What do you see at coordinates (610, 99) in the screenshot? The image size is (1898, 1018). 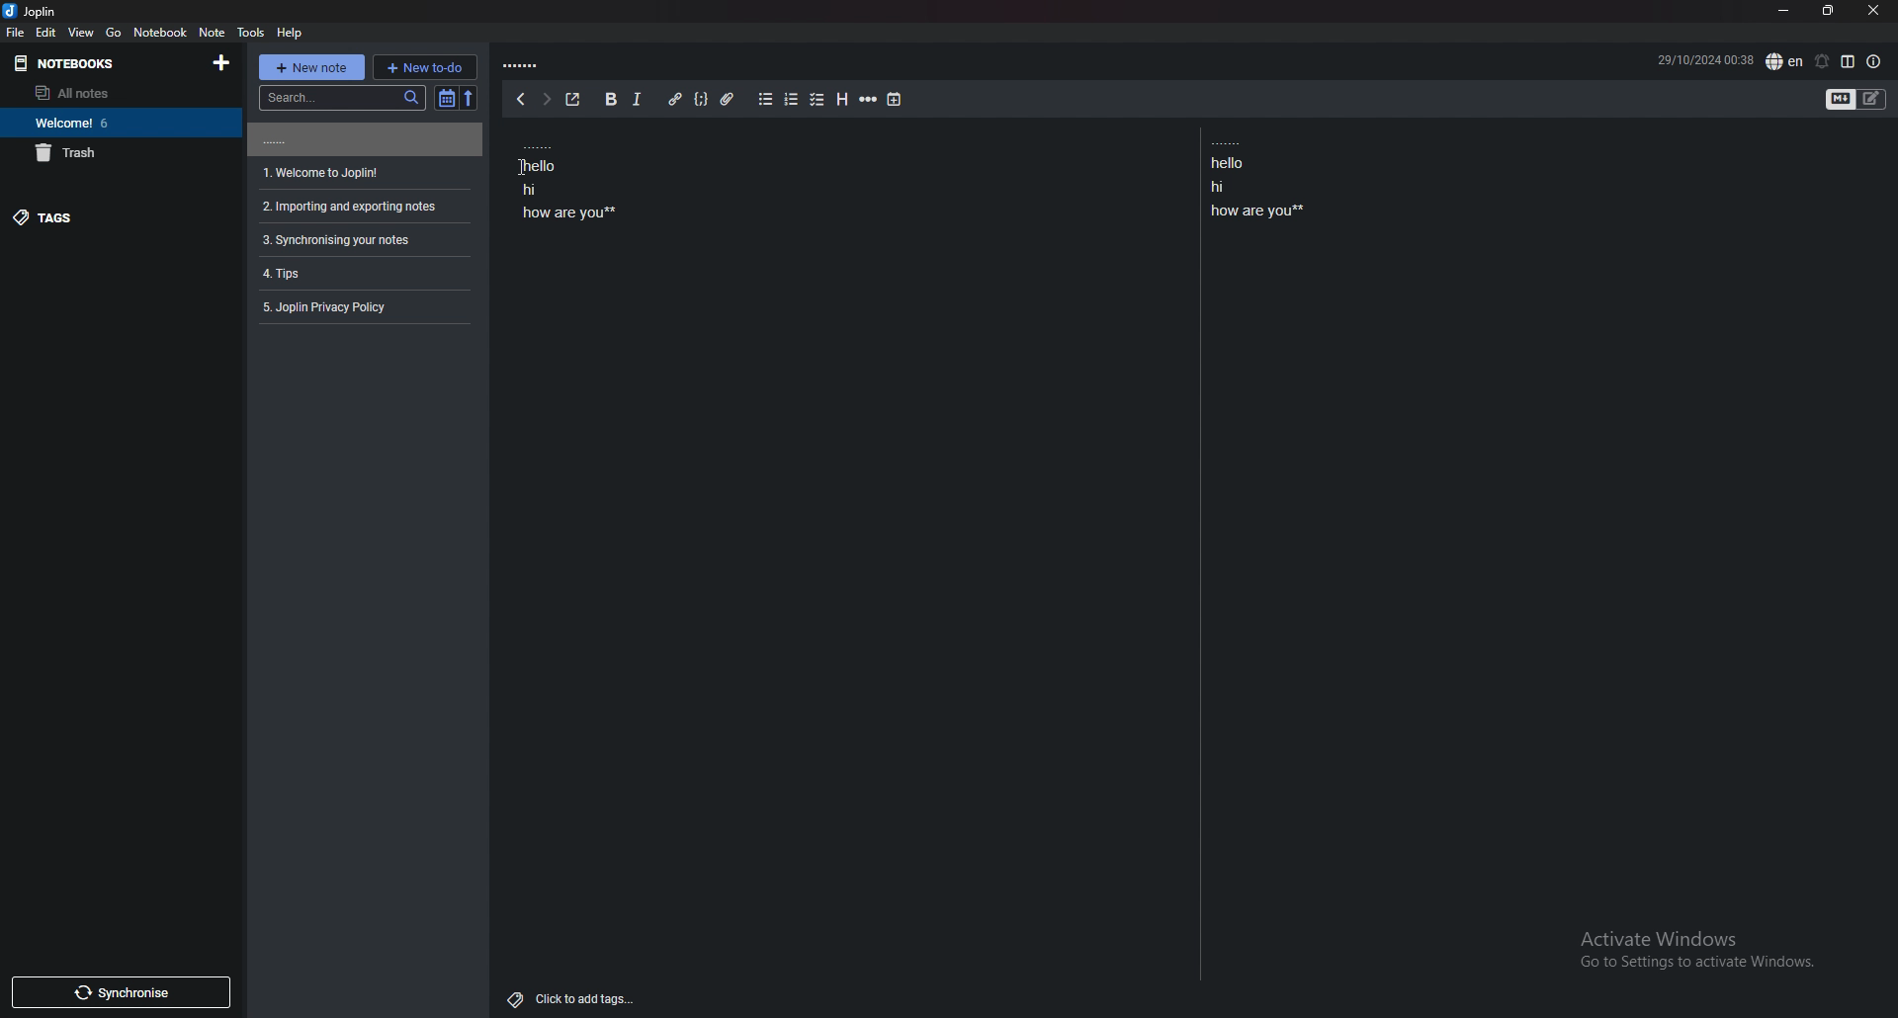 I see `bold` at bounding box center [610, 99].